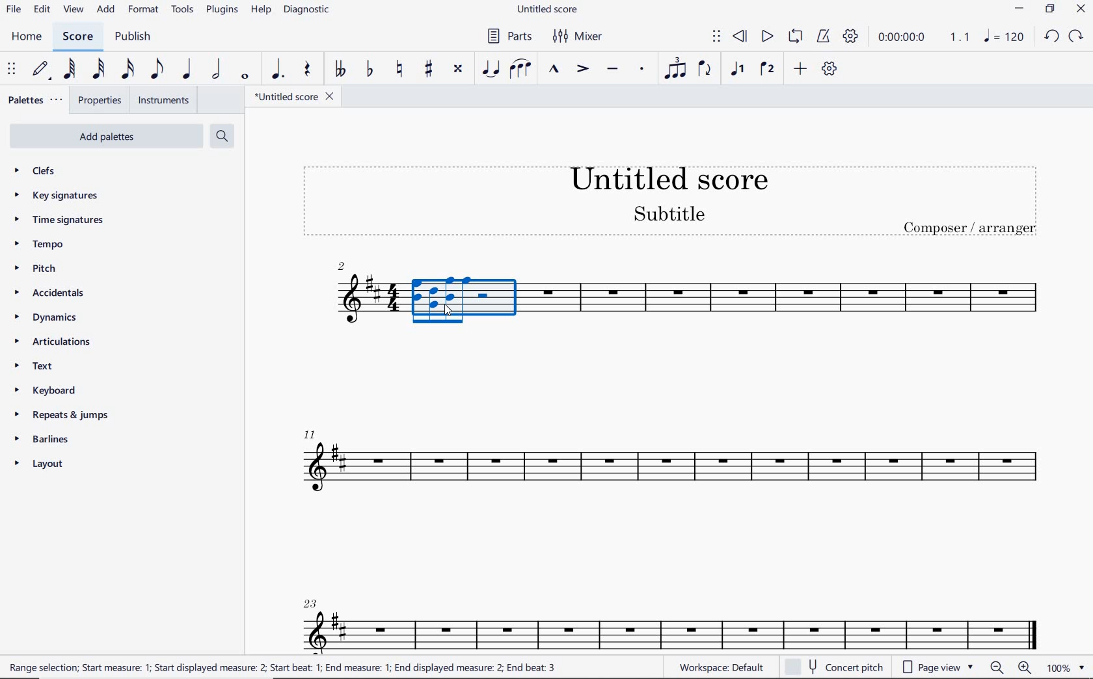  I want to click on NOTE, so click(1003, 37).